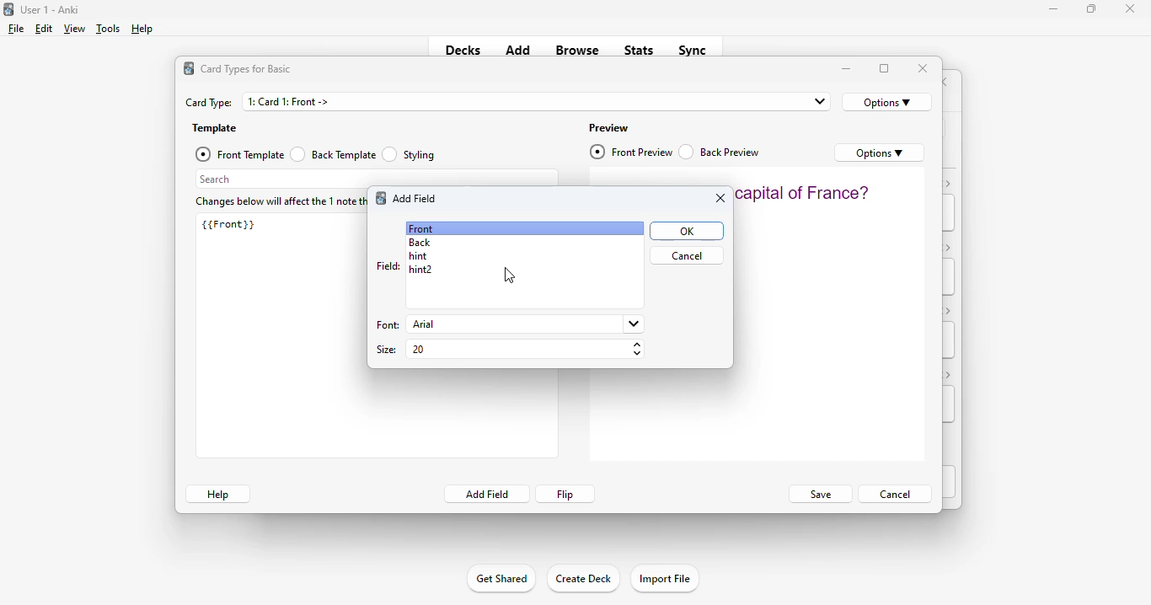 The width and height of the screenshot is (1151, 605). Describe the element at coordinates (895, 493) in the screenshot. I see `cancel` at that location.